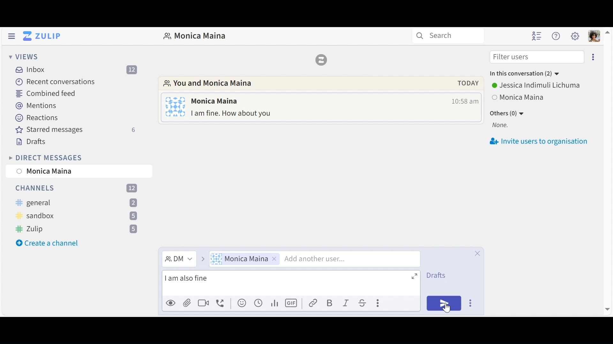 The width and height of the screenshot is (613, 344). Describe the element at coordinates (205, 302) in the screenshot. I see `Add video call` at that location.